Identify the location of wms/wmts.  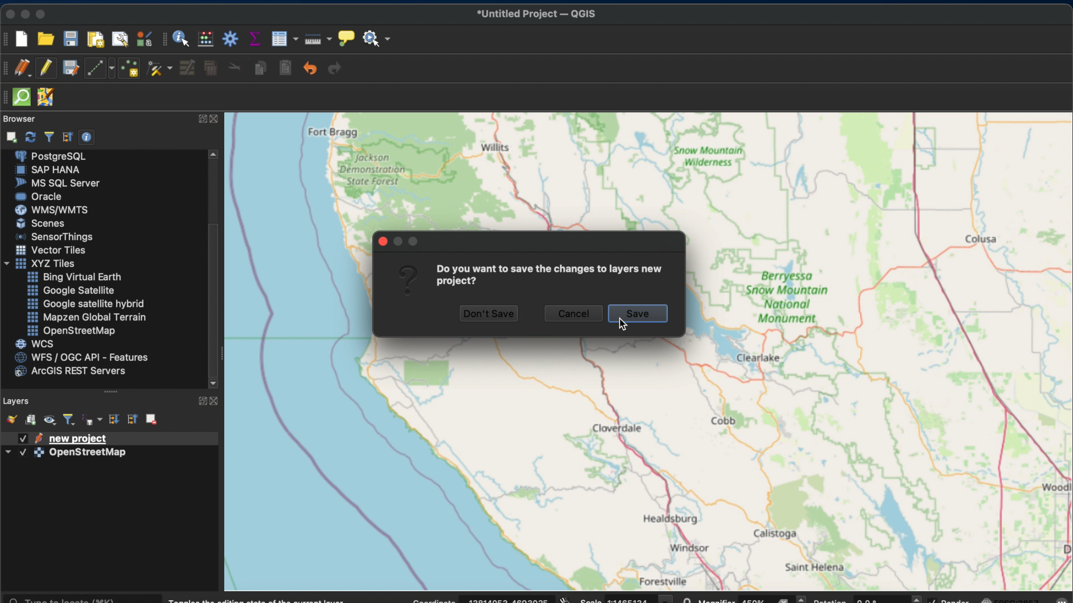
(49, 209).